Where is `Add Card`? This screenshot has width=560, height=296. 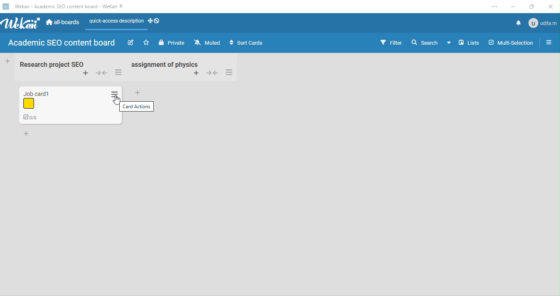 Add Card is located at coordinates (7, 61).